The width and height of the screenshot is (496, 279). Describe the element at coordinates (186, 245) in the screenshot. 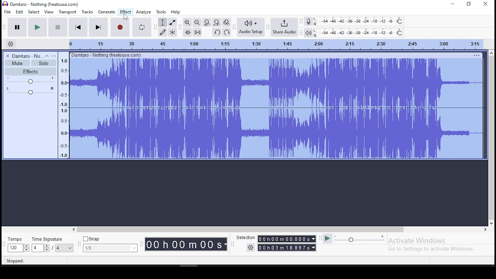

I see `00 h 00 m 00 s` at that location.